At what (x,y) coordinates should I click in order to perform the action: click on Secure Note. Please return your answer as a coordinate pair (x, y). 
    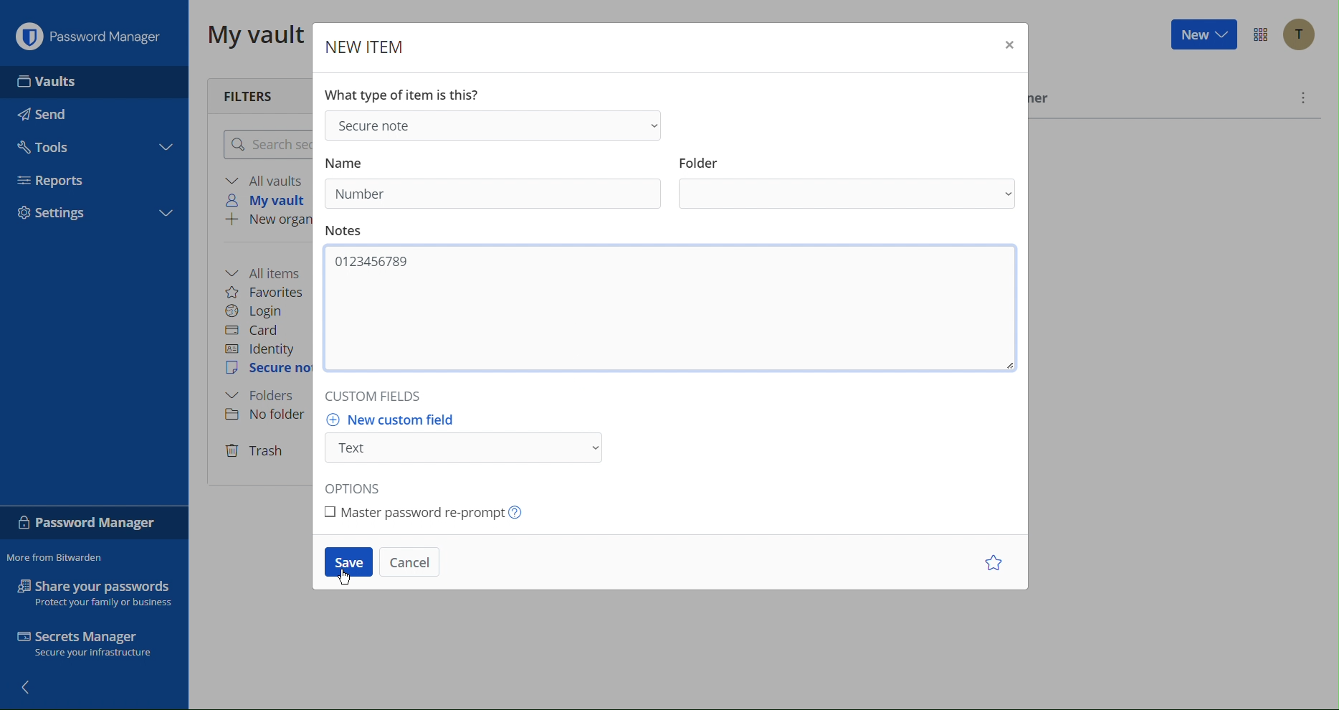
    Looking at the image, I should click on (496, 124).